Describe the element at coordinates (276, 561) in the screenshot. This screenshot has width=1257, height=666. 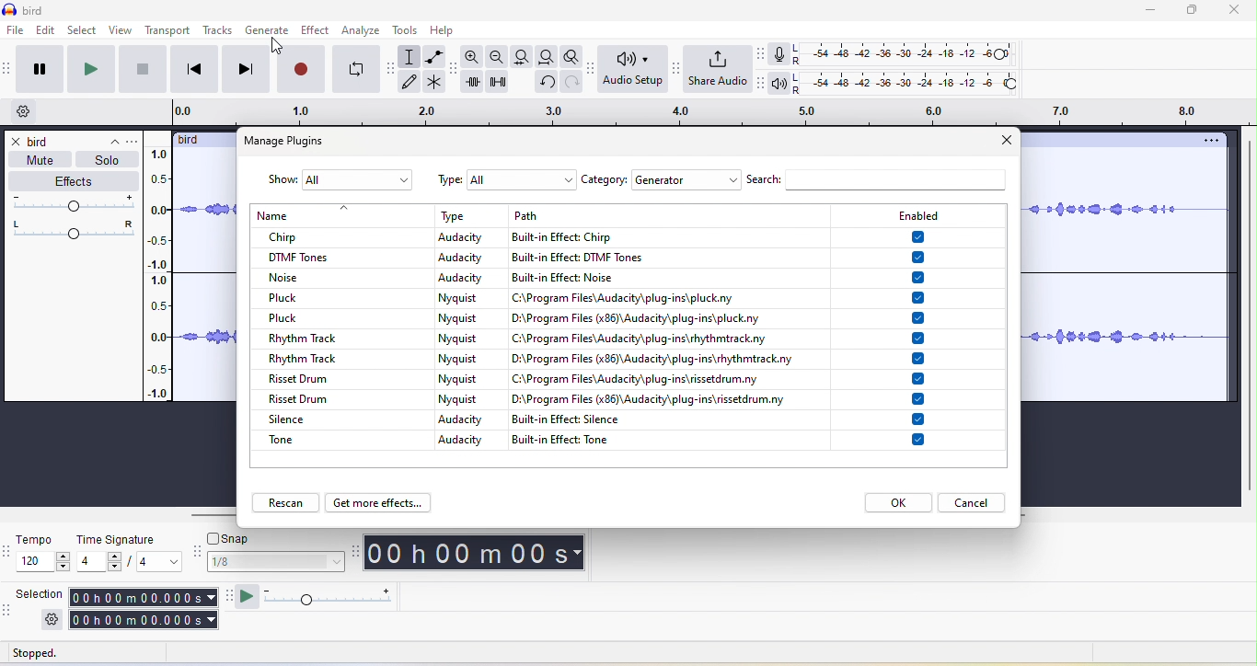
I see `1/8` at that location.